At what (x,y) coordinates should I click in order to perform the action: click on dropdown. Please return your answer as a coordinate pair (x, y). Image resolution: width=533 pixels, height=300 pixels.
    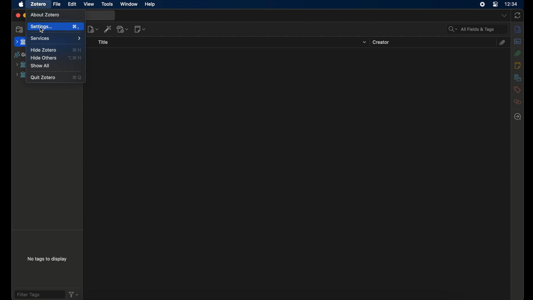
    Looking at the image, I should click on (364, 42).